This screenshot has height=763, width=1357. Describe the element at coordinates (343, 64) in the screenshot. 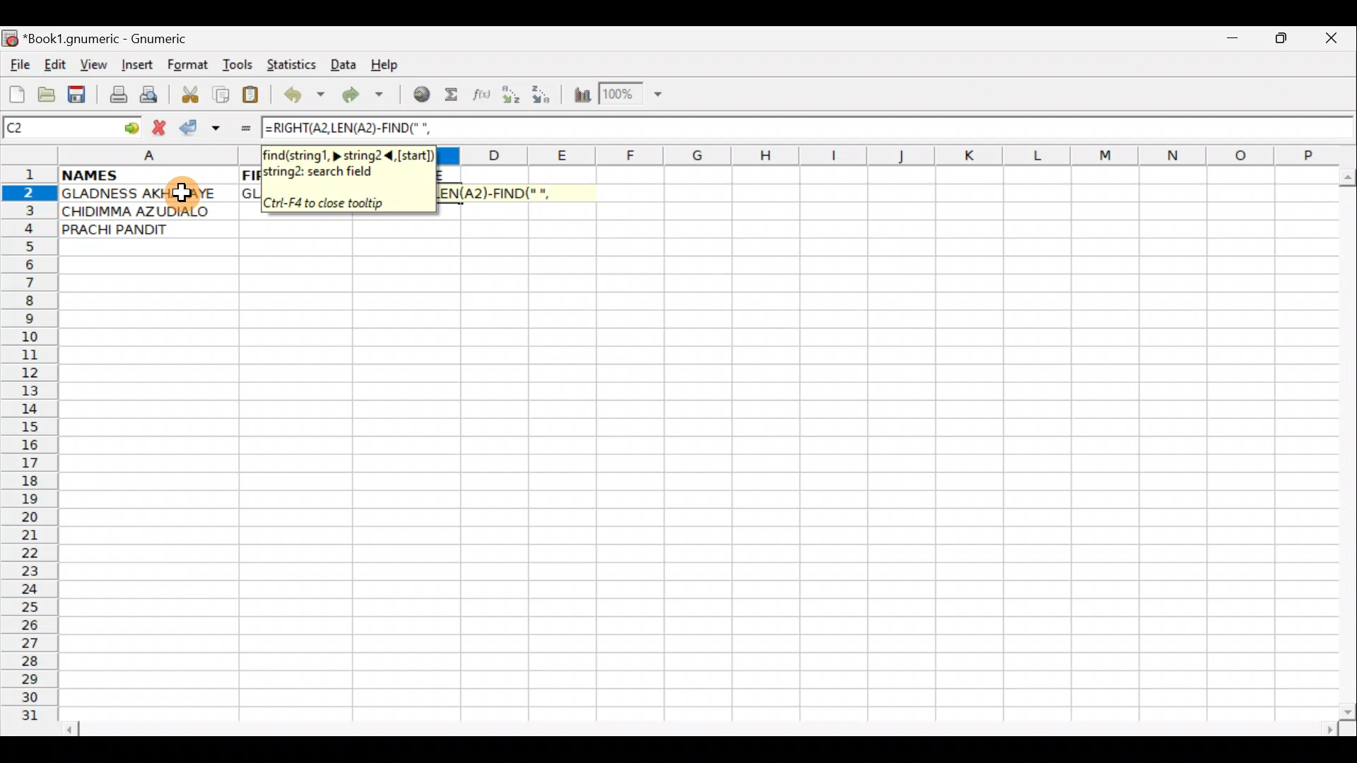

I see `Data` at that location.